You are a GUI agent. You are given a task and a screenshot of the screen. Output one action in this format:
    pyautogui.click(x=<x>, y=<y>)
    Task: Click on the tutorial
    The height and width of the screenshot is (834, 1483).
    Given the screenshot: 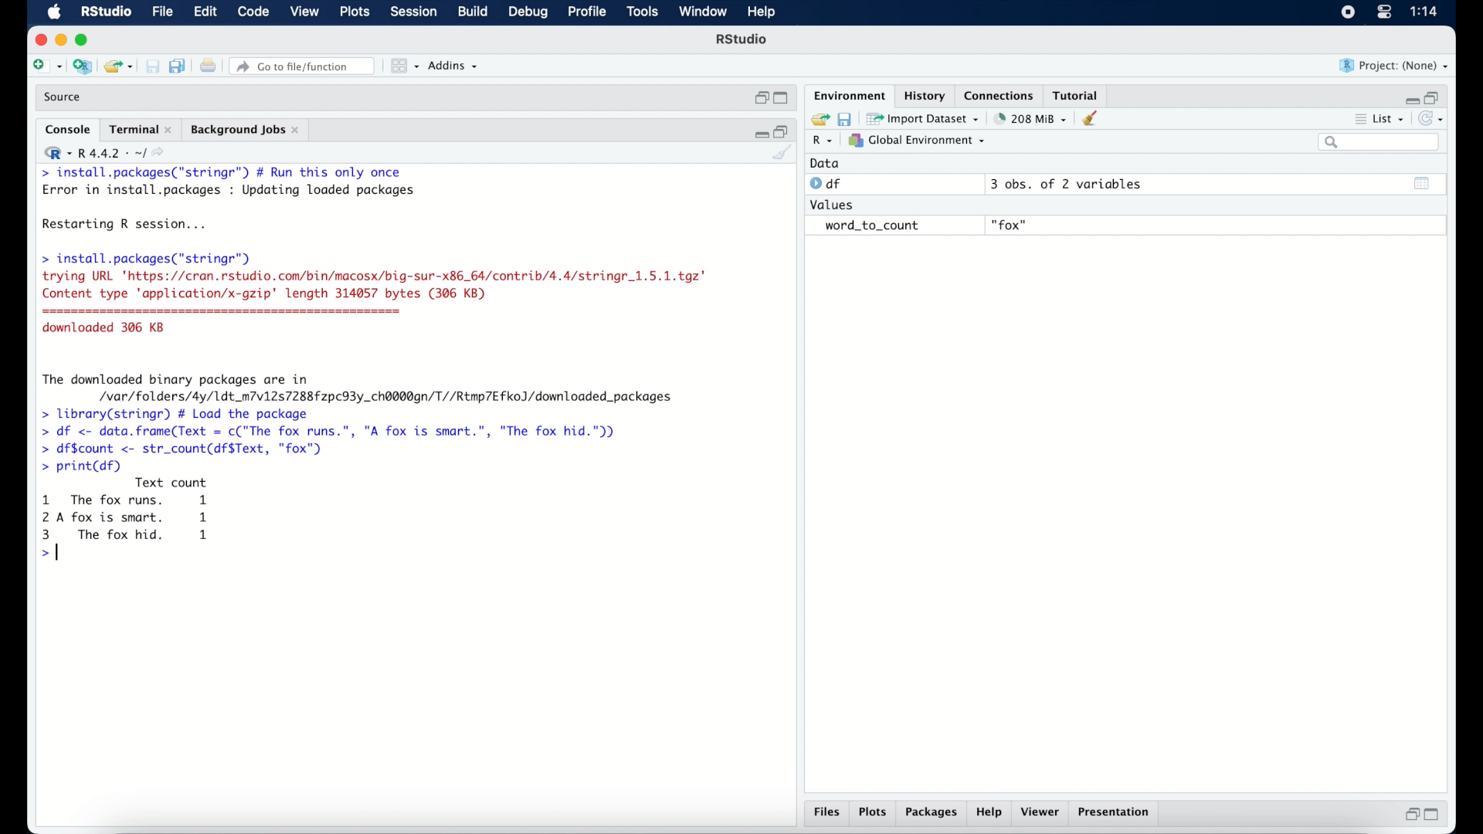 What is the action you would take?
    pyautogui.click(x=1076, y=93)
    